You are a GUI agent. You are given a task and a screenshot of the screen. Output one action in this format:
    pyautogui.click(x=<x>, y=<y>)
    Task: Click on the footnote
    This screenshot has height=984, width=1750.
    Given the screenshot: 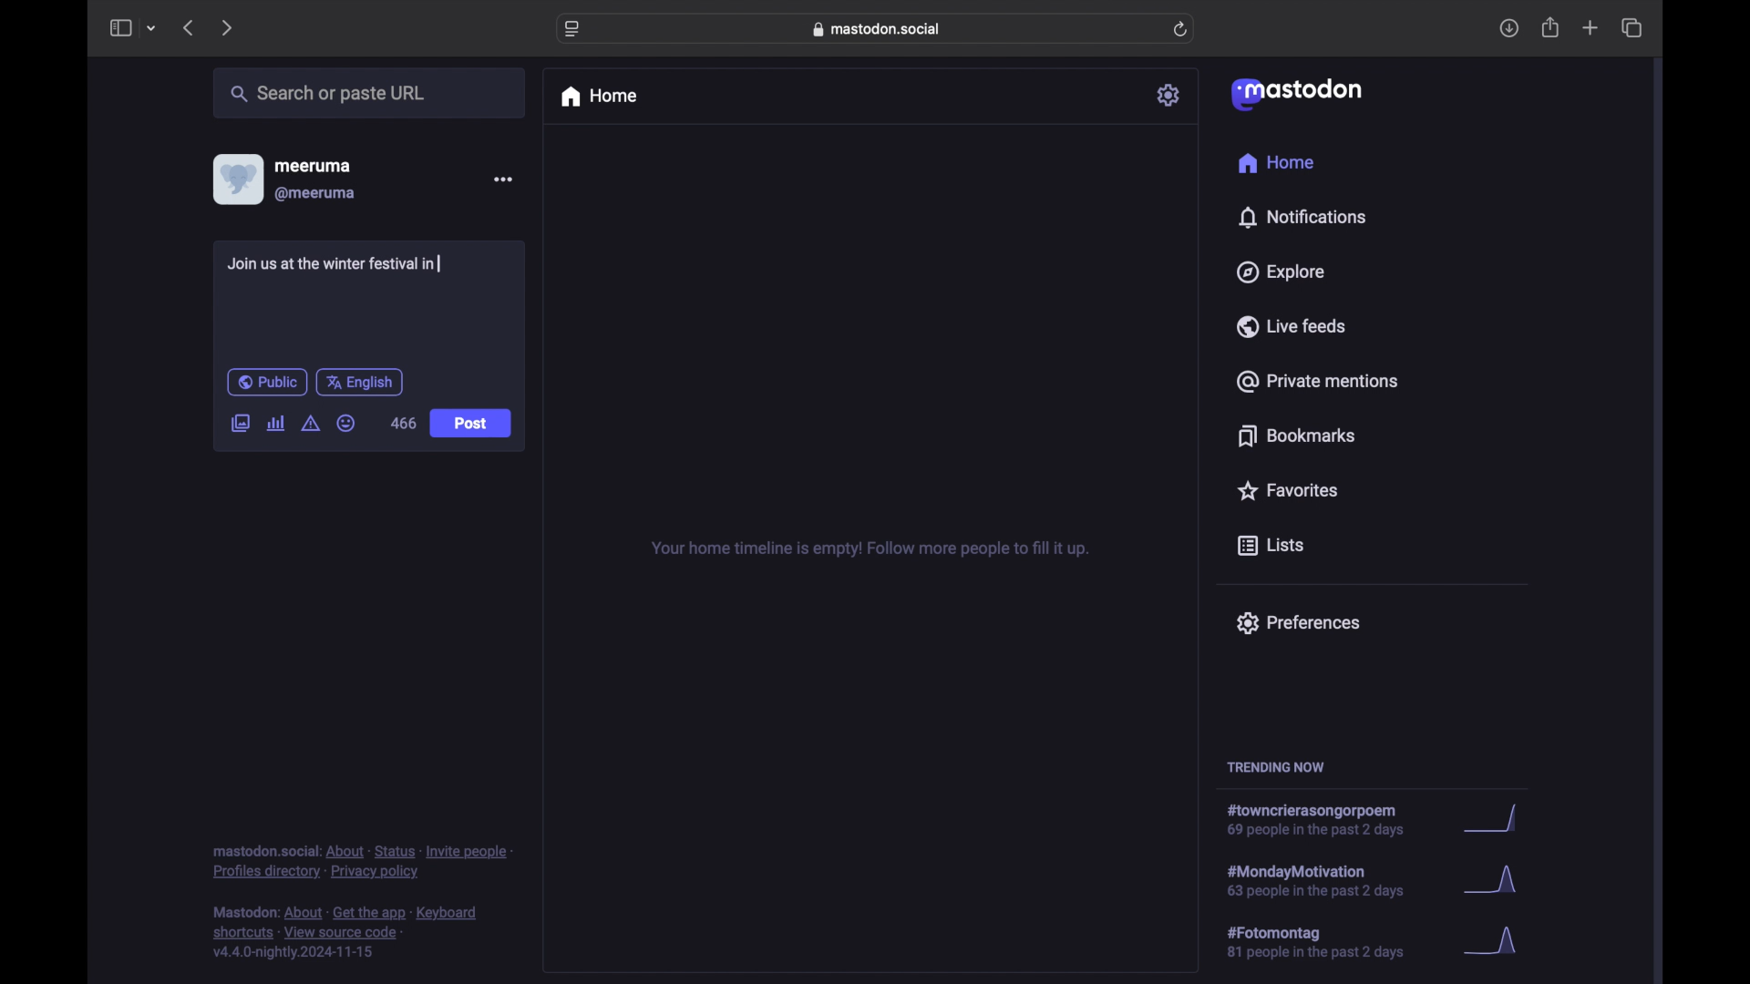 What is the action you would take?
    pyautogui.click(x=348, y=933)
    